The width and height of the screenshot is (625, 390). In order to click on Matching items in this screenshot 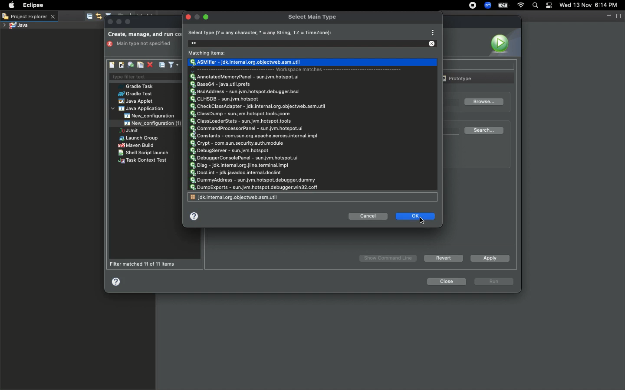, I will do `click(210, 53)`.